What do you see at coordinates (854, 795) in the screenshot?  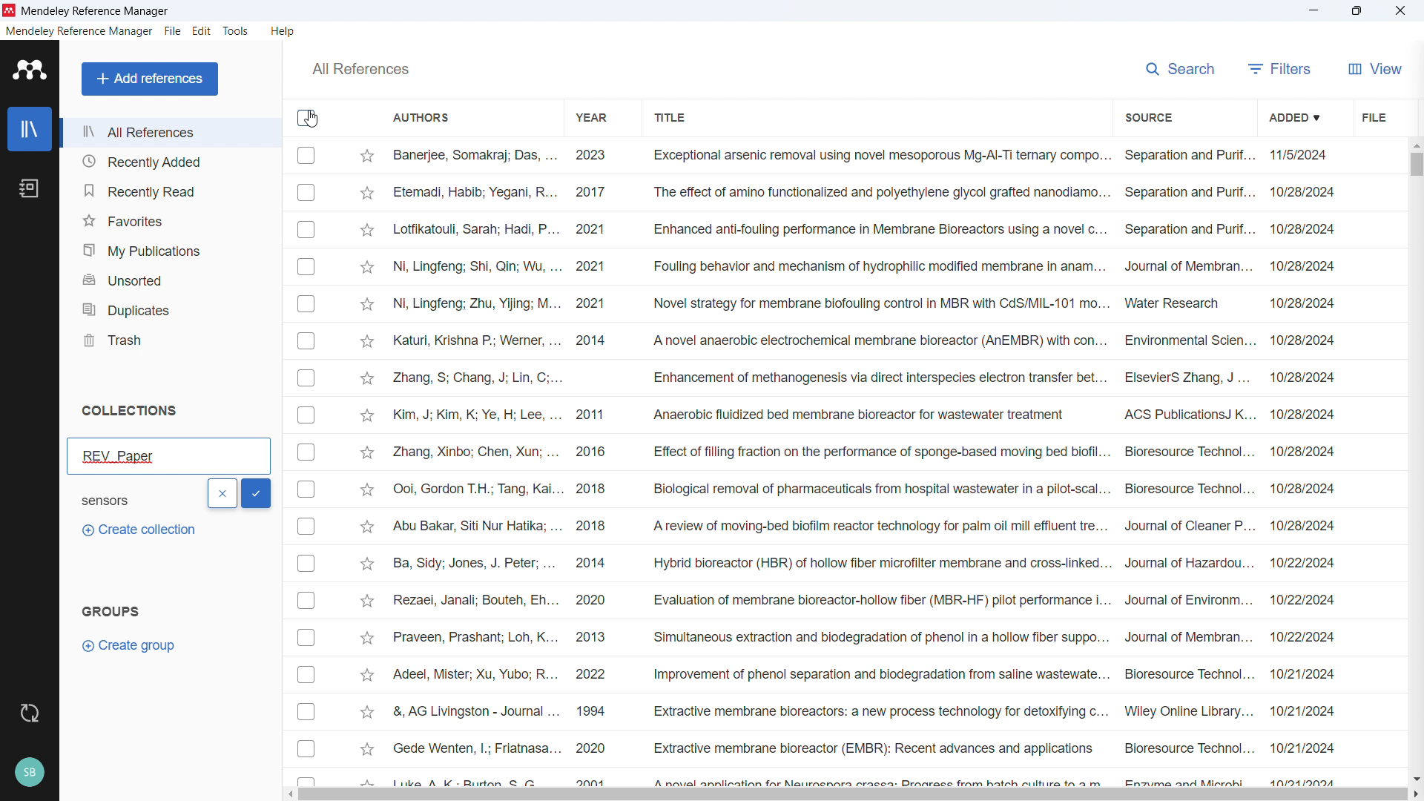 I see `Horizontal scrollbar ` at bounding box center [854, 795].